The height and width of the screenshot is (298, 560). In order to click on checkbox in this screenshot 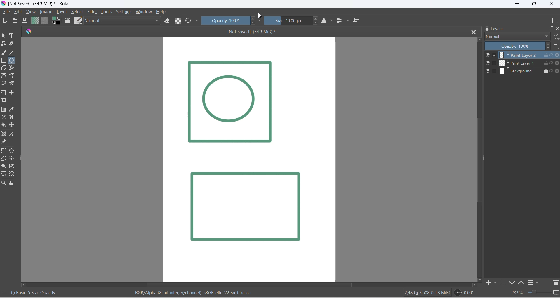, I will do `click(495, 55)`.